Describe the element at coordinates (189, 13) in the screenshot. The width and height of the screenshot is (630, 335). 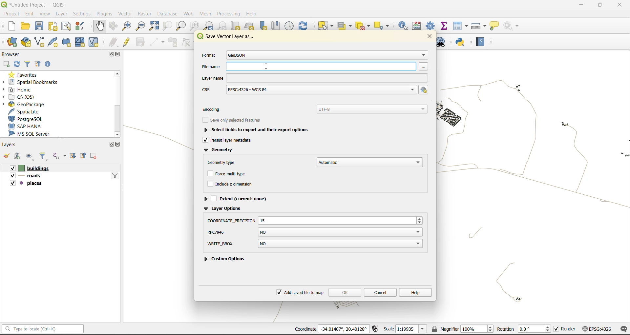
I see `web` at that location.